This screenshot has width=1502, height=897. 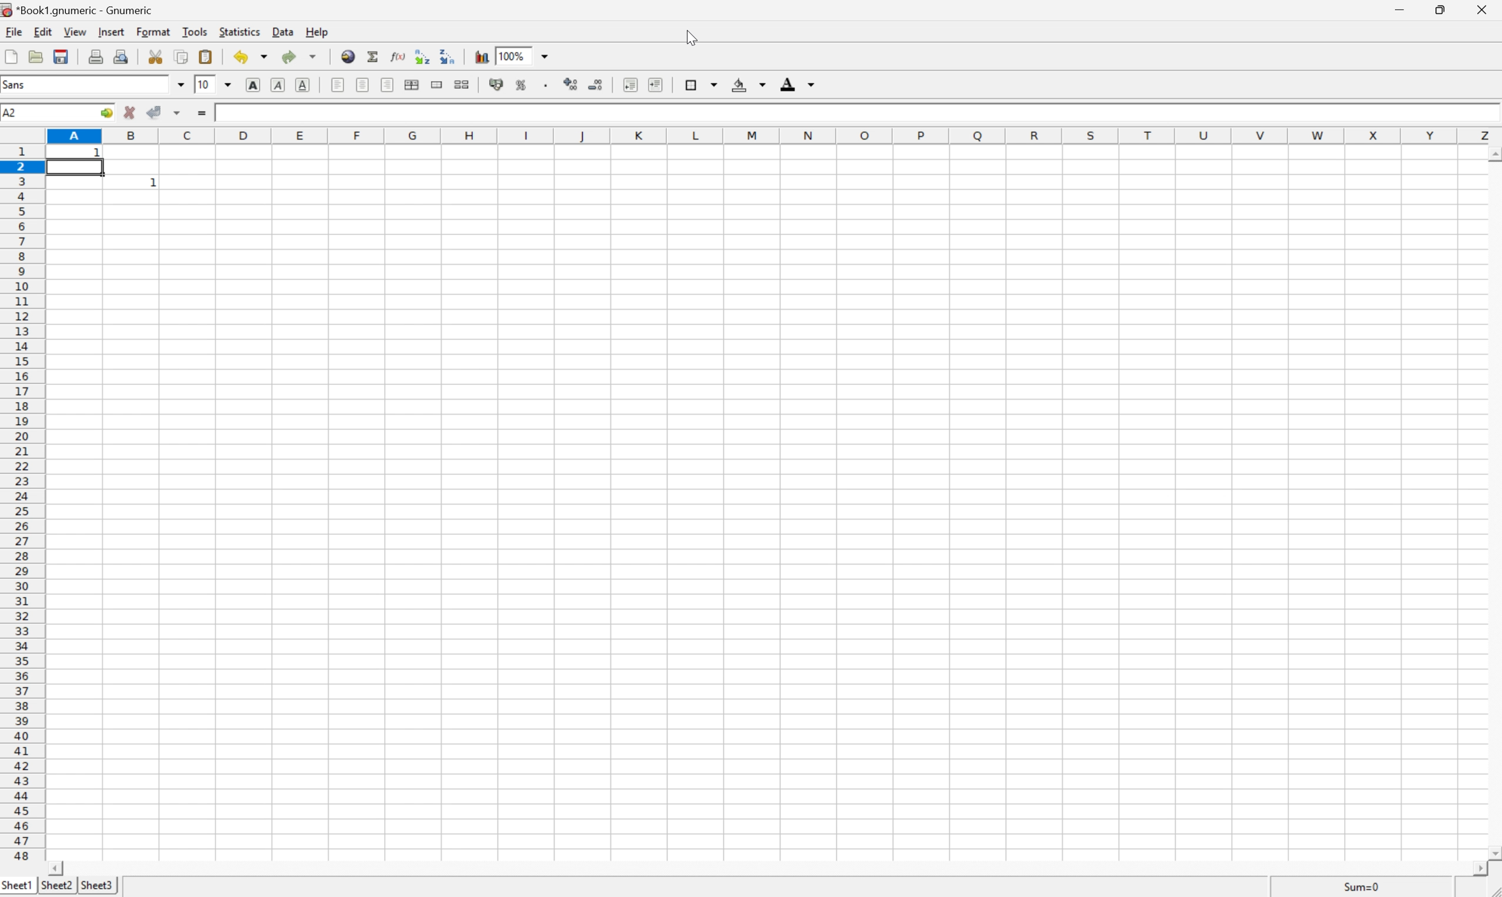 What do you see at coordinates (160, 55) in the screenshot?
I see `cut` at bounding box center [160, 55].